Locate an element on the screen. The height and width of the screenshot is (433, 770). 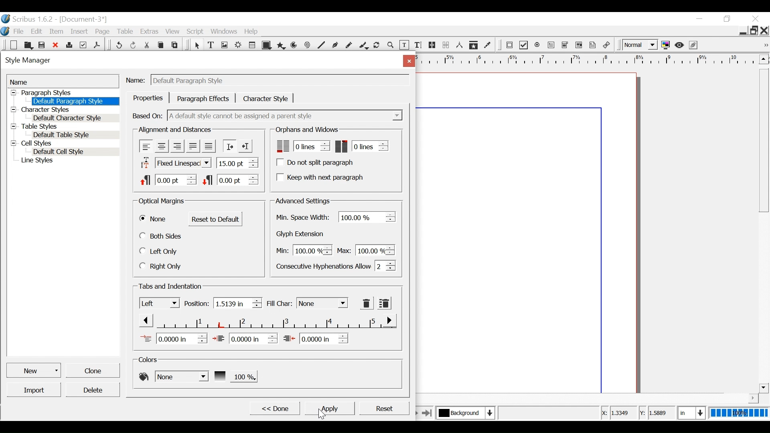
Default Cell Style is located at coordinates (76, 152).